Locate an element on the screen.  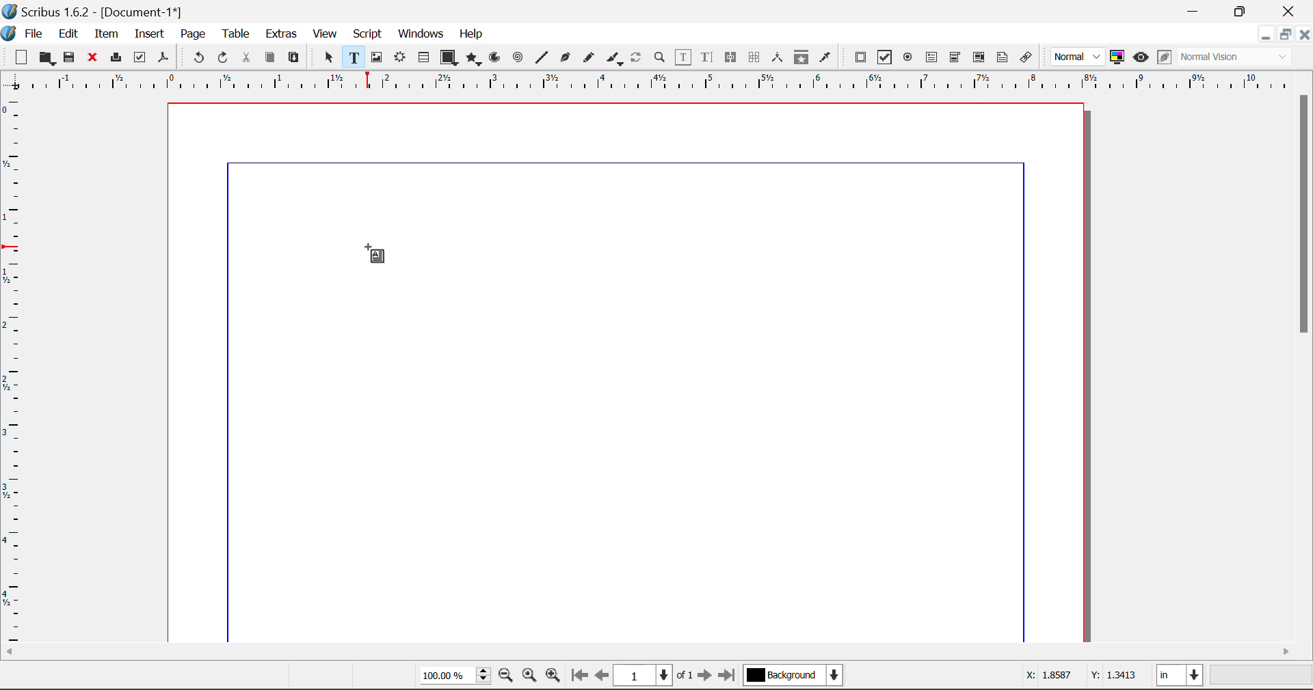
Next Page is located at coordinates (707, 678).